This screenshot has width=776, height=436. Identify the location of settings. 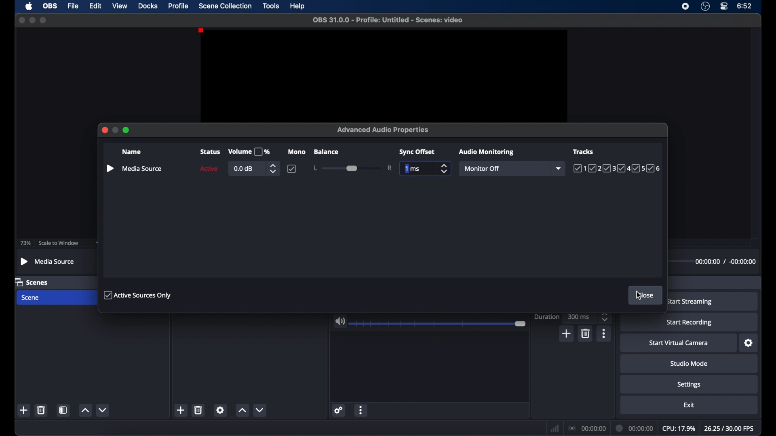
(220, 410).